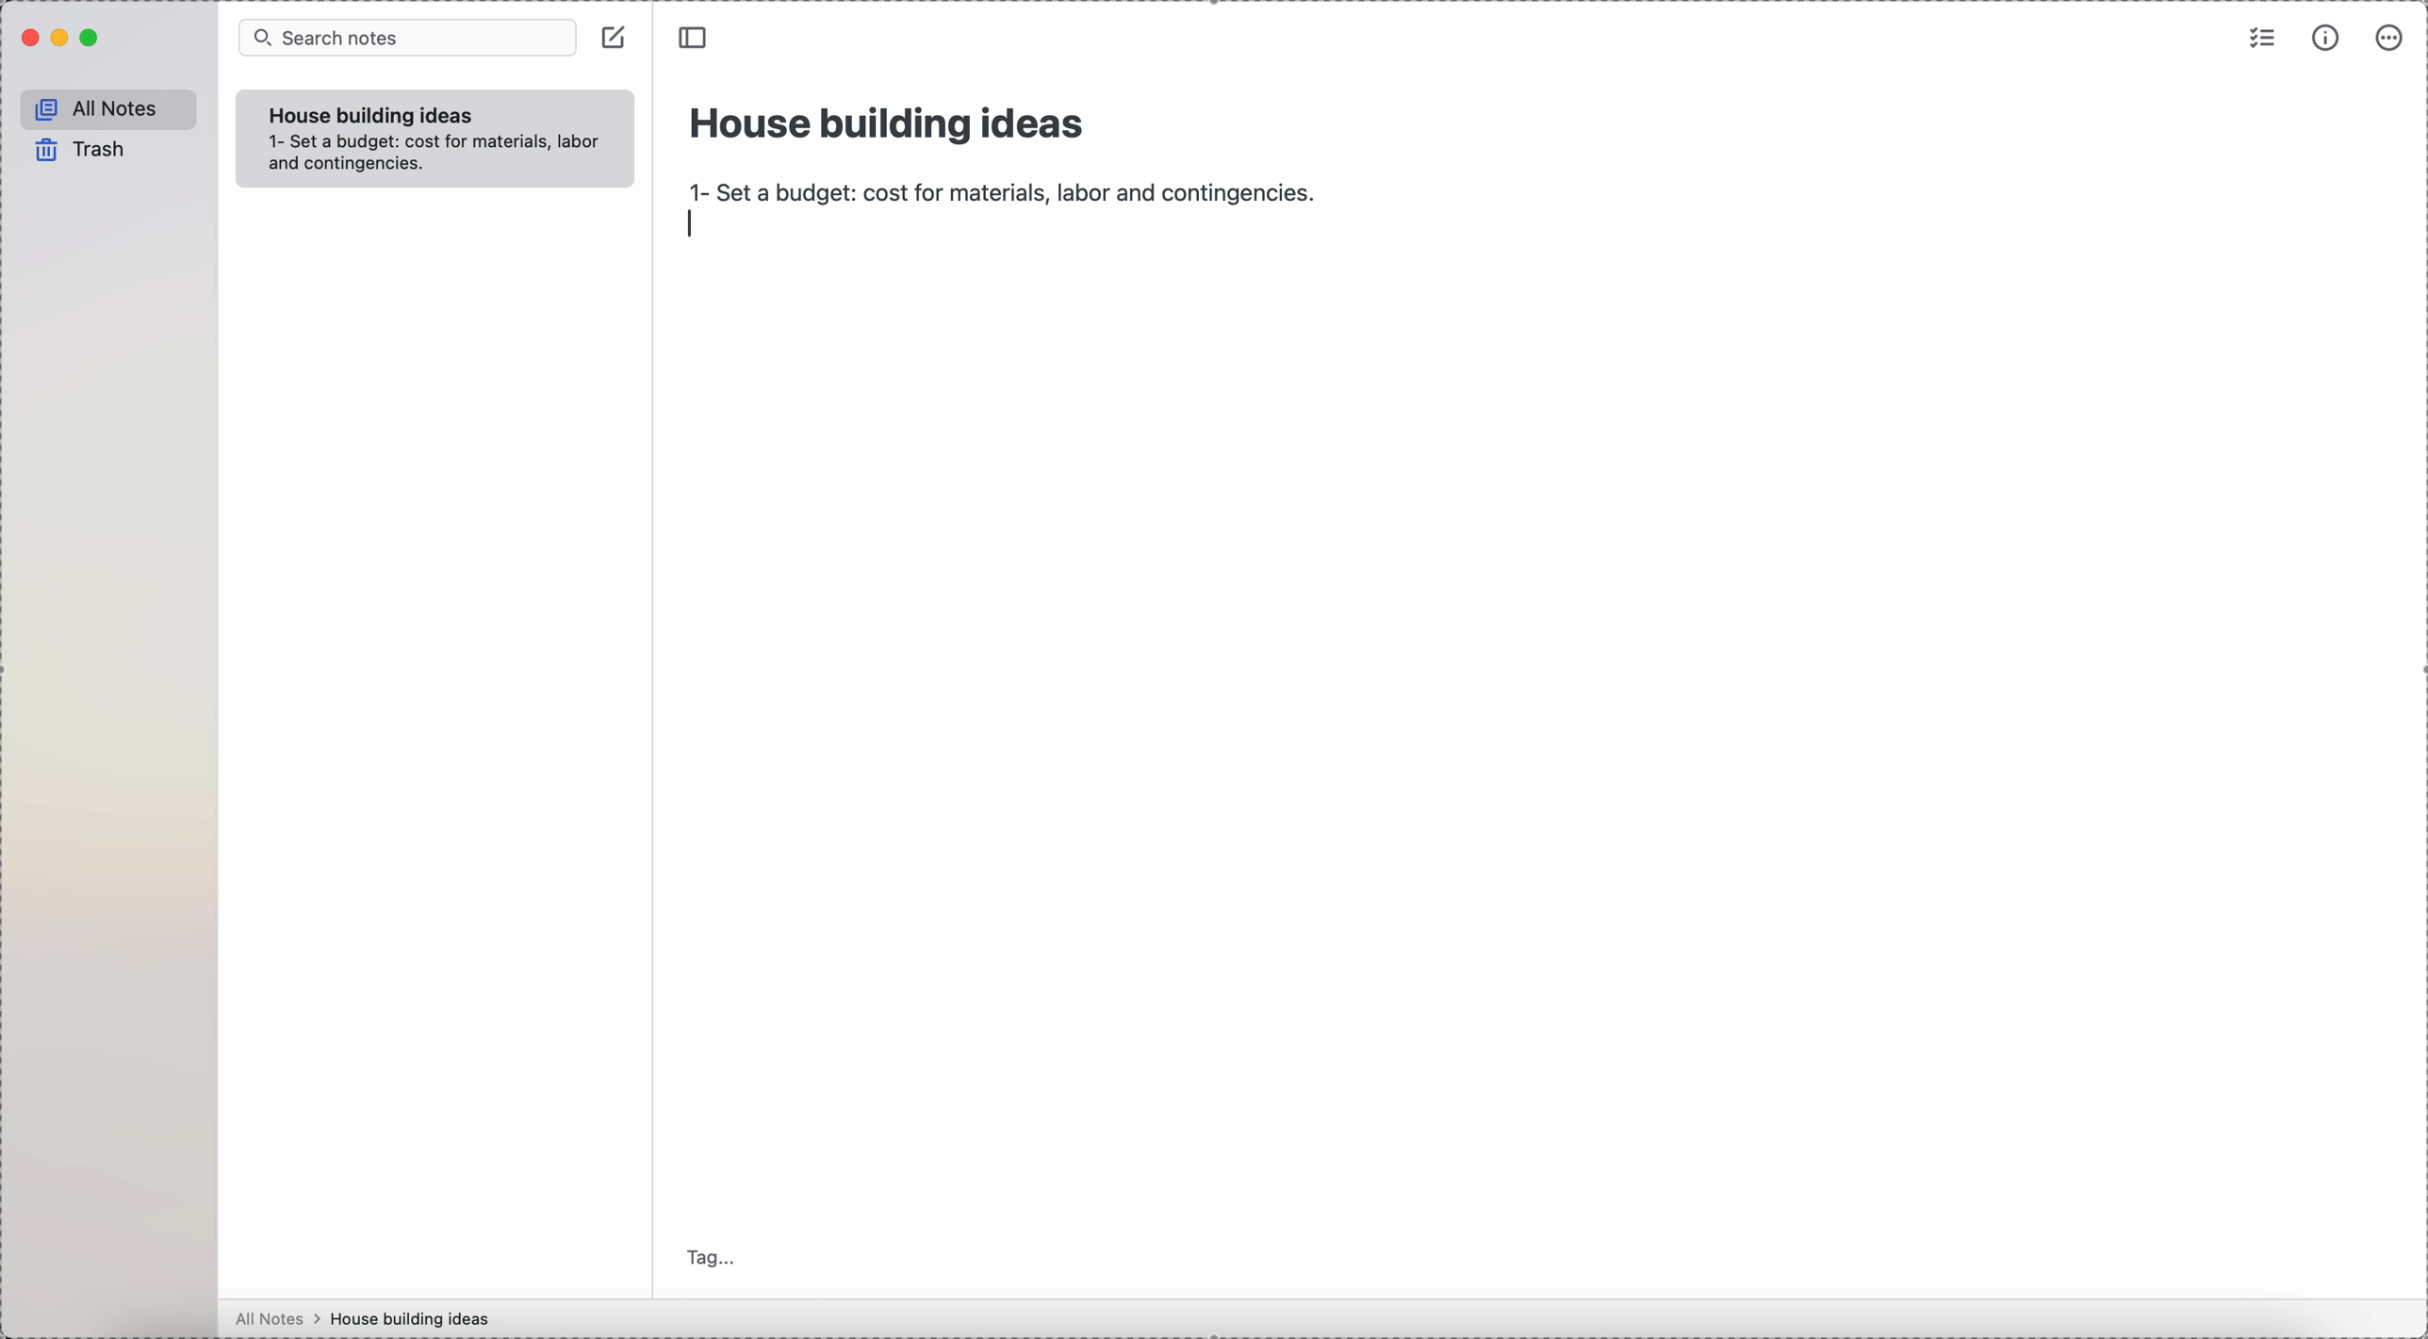  What do you see at coordinates (278, 1319) in the screenshot?
I see `all notes` at bounding box center [278, 1319].